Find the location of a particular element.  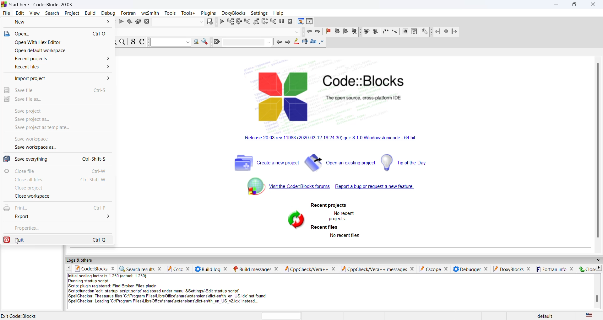

tools is located at coordinates (171, 13).